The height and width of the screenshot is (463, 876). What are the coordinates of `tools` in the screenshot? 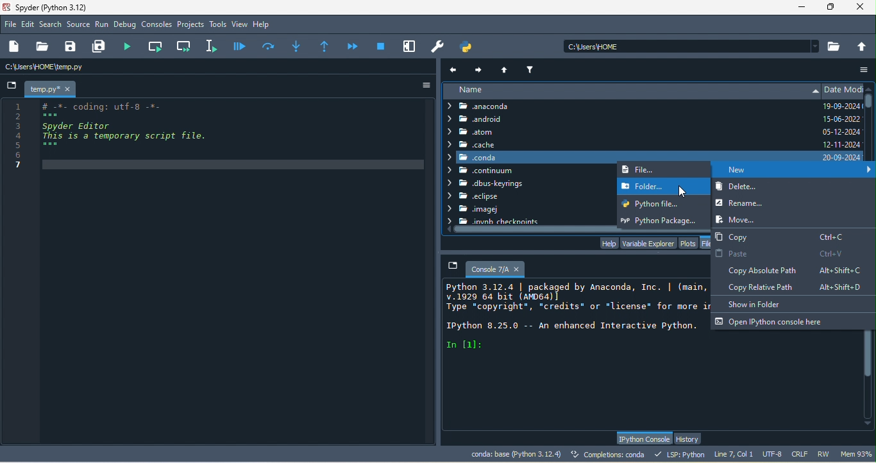 It's located at (218, 25).